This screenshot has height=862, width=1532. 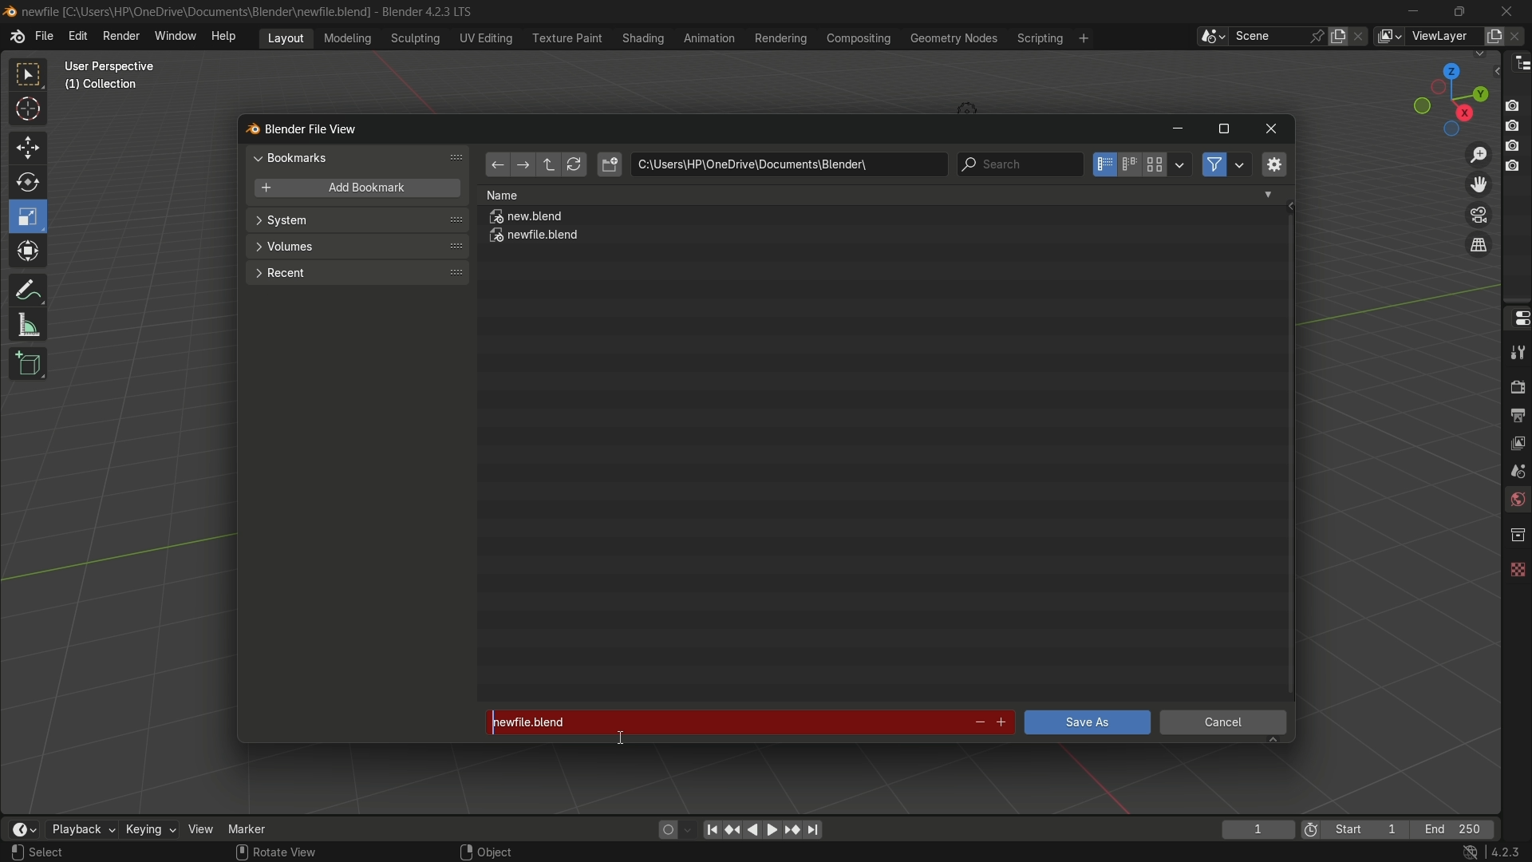 What do you see at coordinates (121, 34) in the screenshot?
I see `render menu` at bounding box center [121, 34].